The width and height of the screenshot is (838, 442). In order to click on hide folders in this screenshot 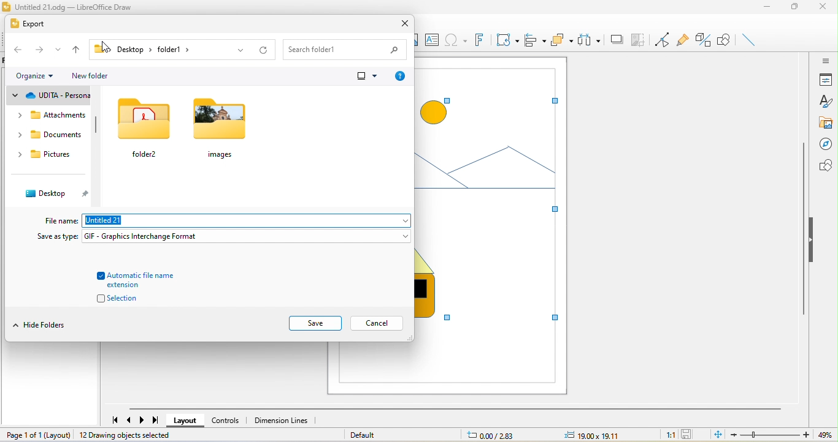, I will do `click(44, 324)`.